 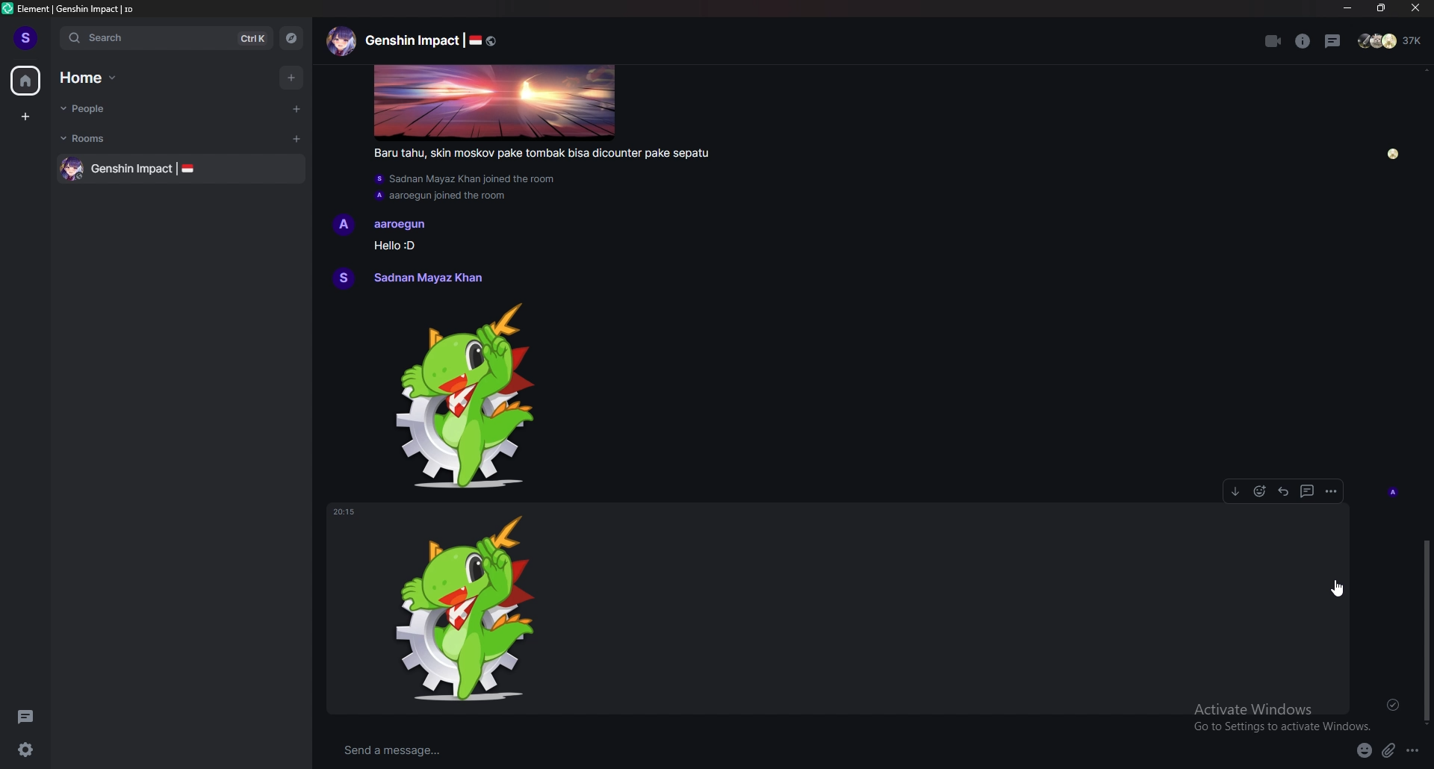 I want to click on close, so click(x=1412, y=8).